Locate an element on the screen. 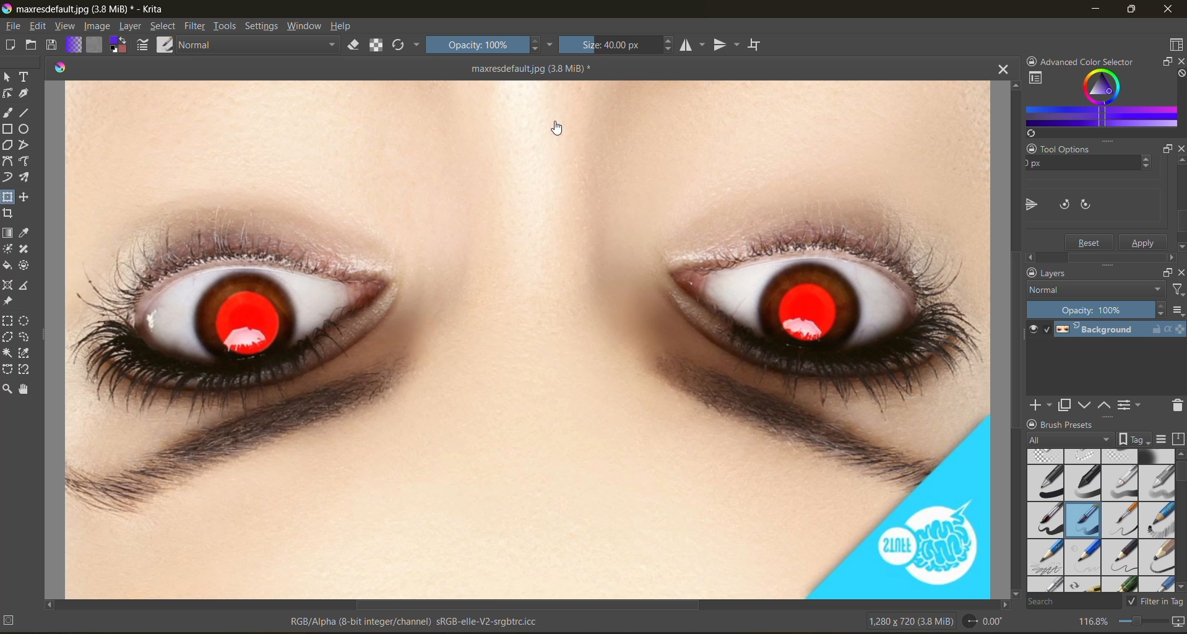 The image size is (1187, 634). map the canvas is located at coordinates (1179, 622).